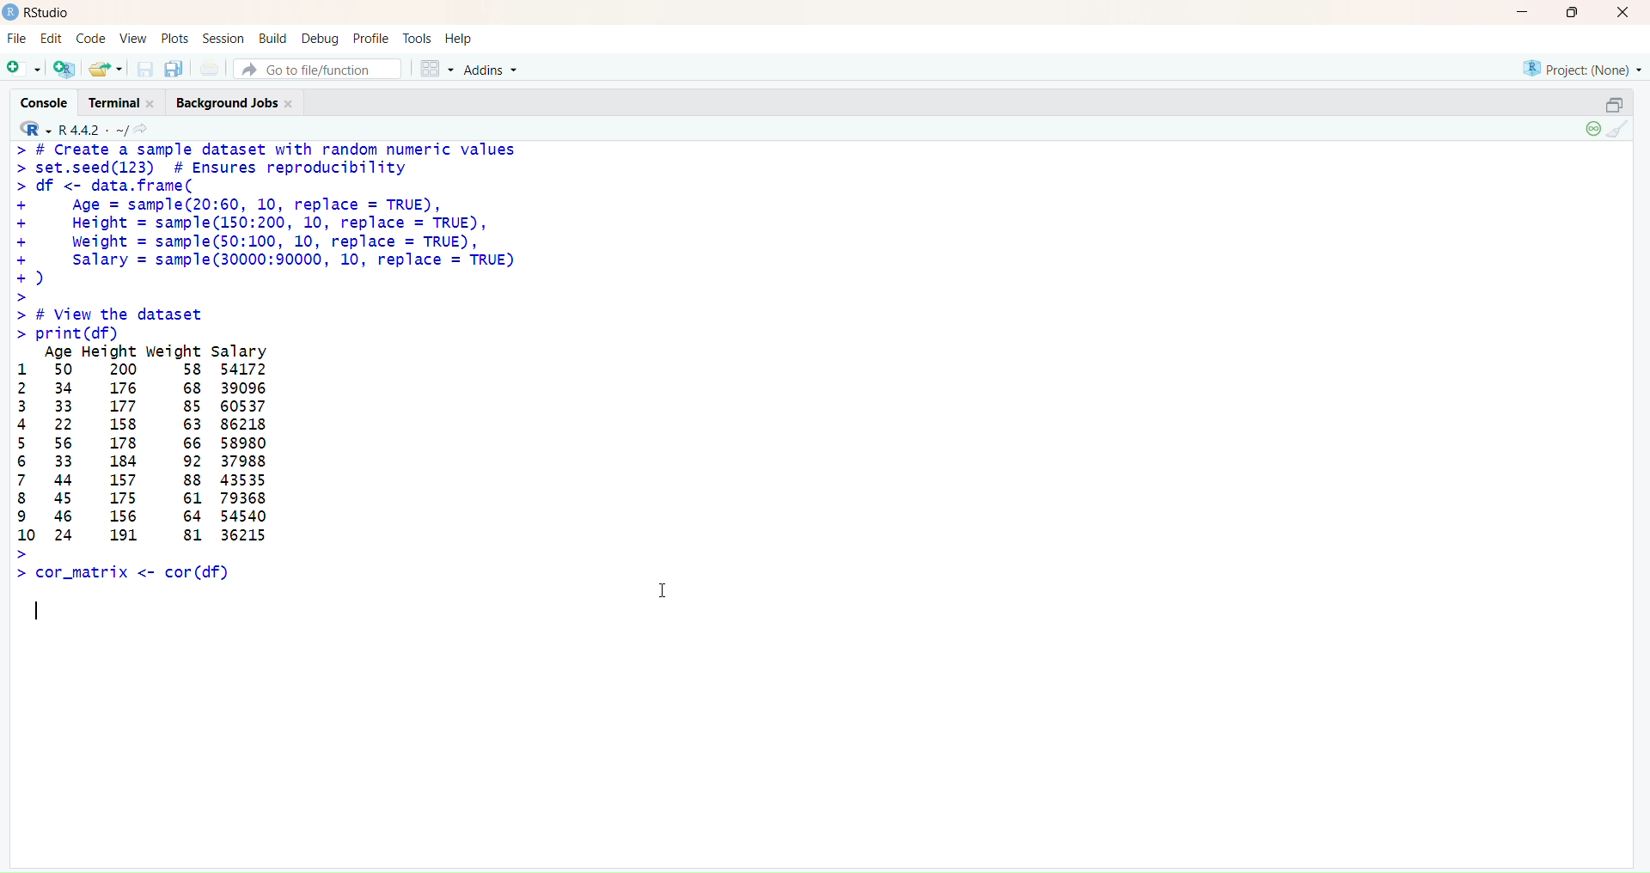 This screenshot has width=1650, height=873. Describe the element at coordinates (31, 128) in the screenshot. I see `RStudio logo` at that location.